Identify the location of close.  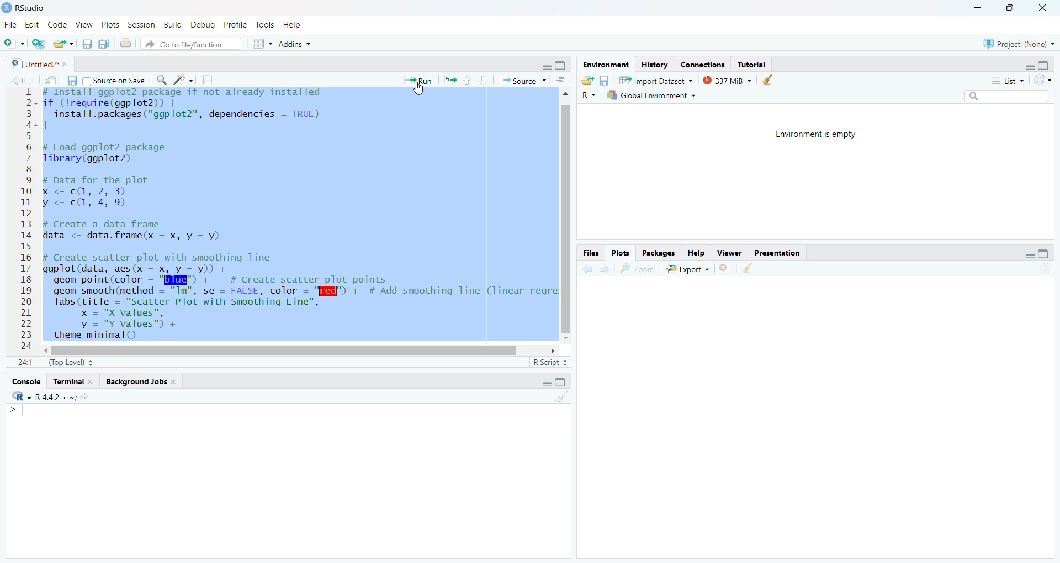
(1046, 8).